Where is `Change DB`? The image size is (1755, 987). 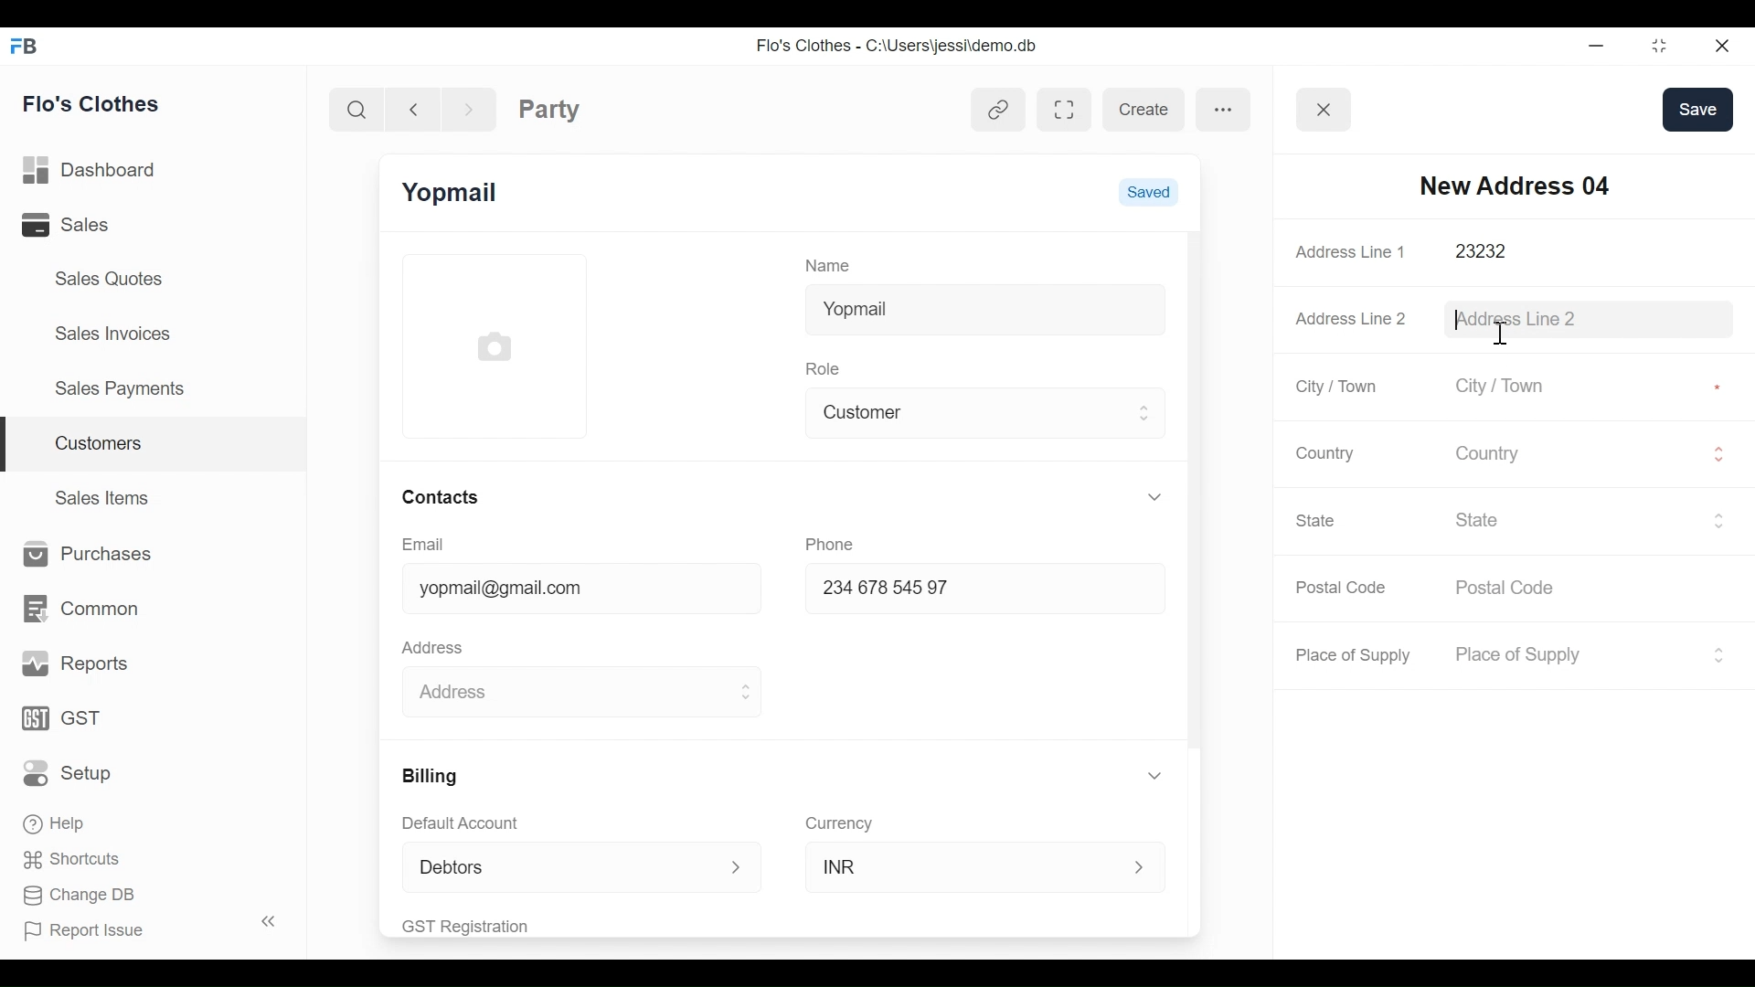 Change DB is located at coordinates (80, 897).